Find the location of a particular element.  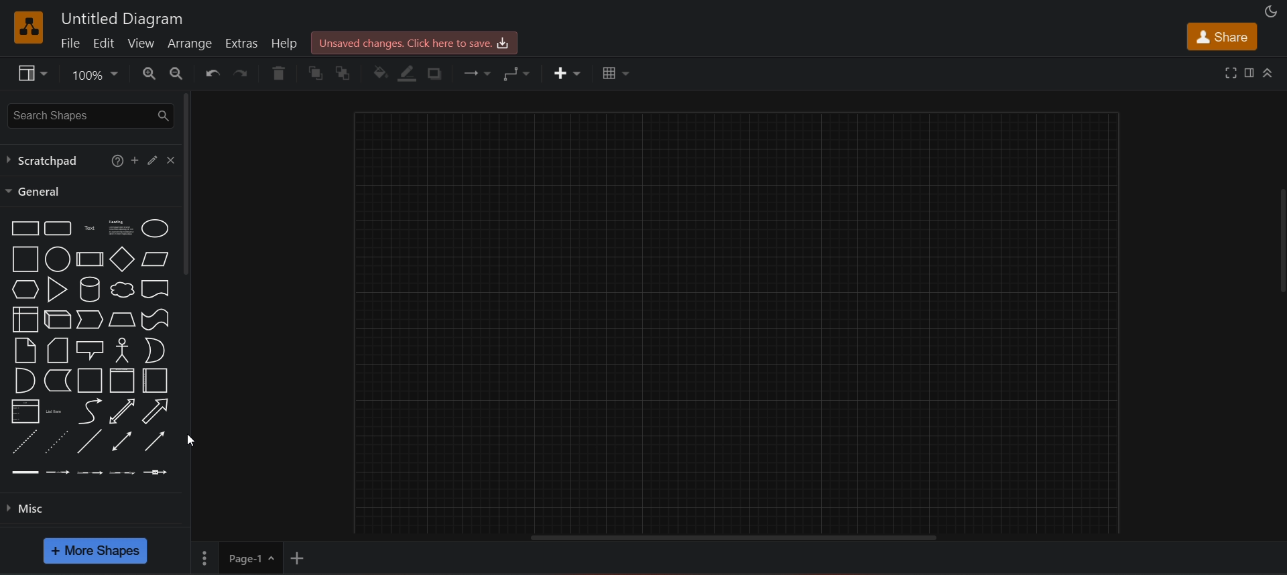

waypoints is located at coordinates (515, 73).